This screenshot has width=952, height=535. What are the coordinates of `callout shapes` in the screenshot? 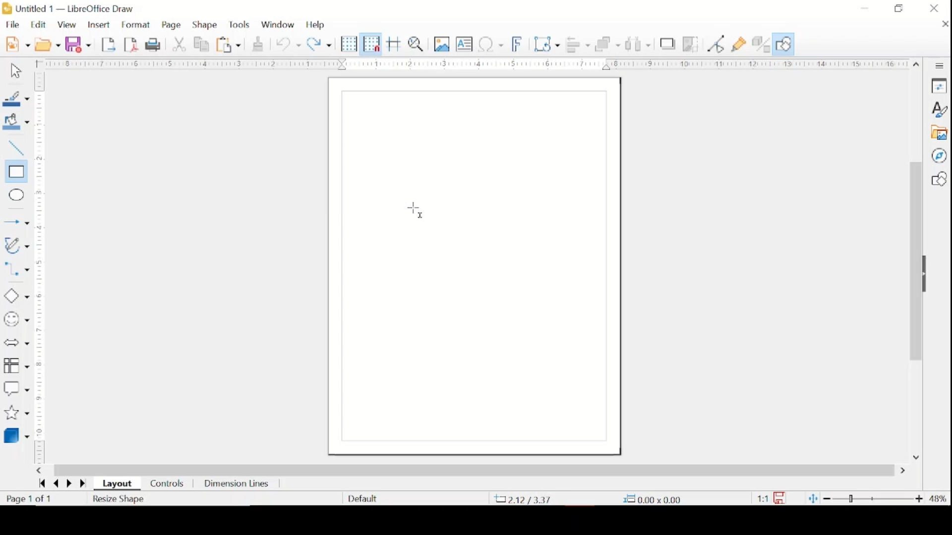 It's located at (16, 389).